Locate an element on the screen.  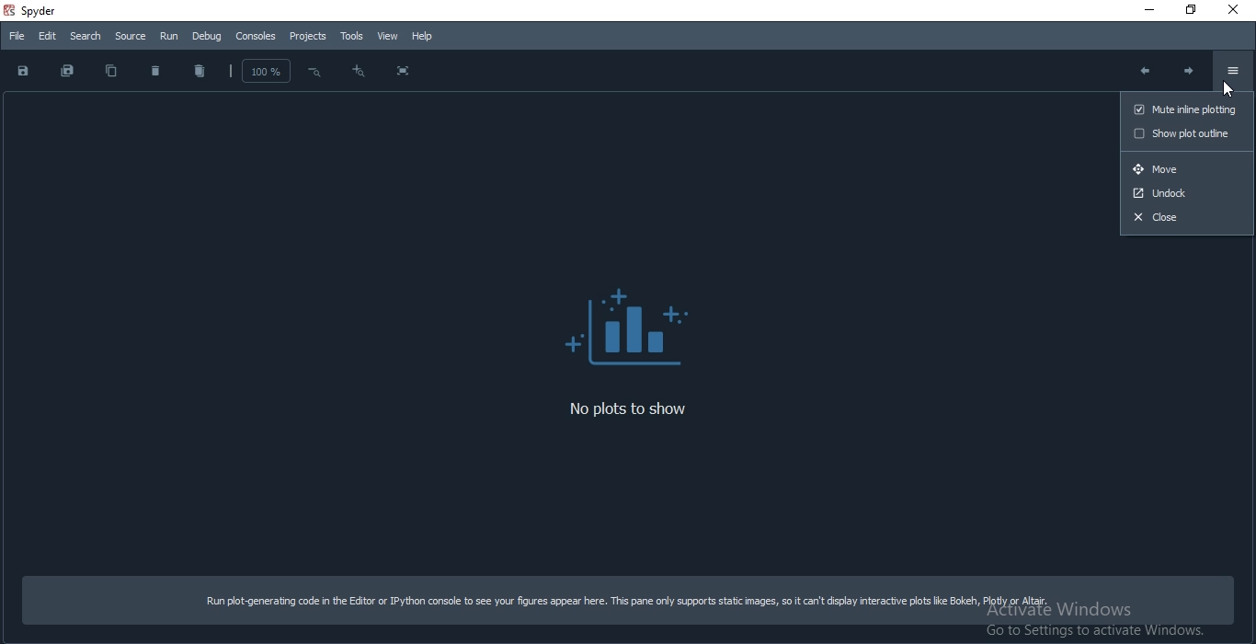
Next plot is located at coordinates (1191, 74).